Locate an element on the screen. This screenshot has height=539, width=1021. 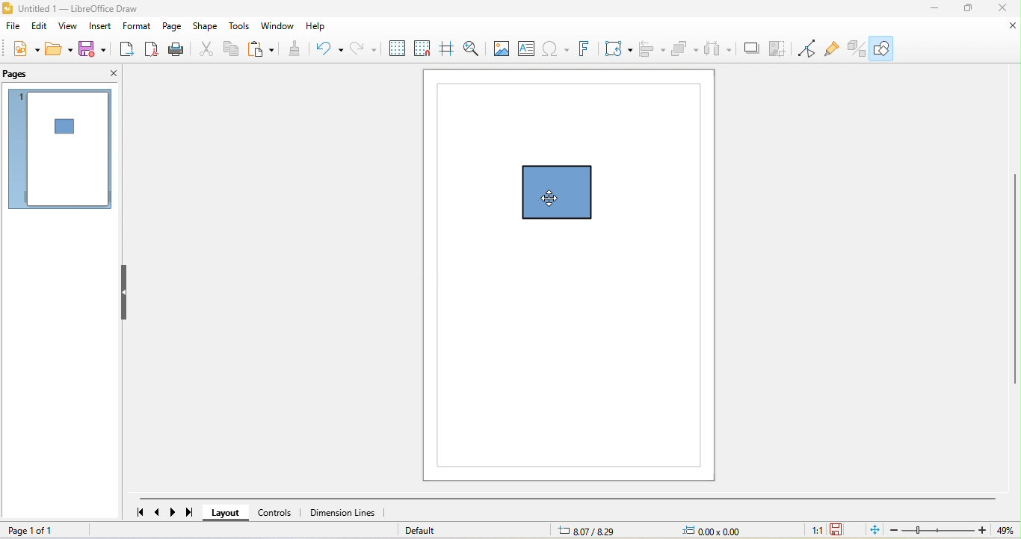
file is located at coordinates (15, 27).